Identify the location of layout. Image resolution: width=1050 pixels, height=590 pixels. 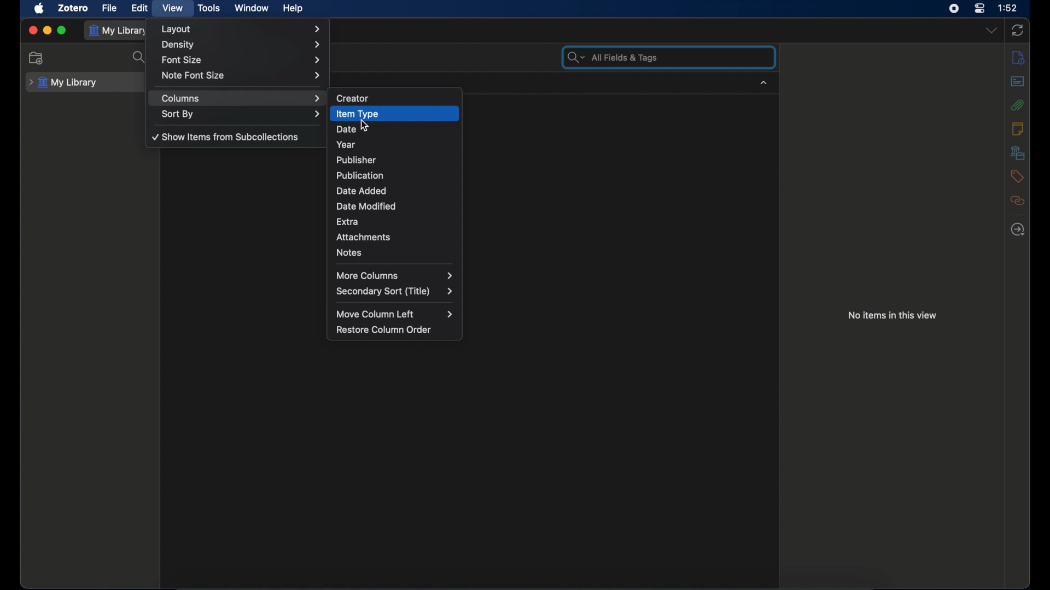
(241, 29).